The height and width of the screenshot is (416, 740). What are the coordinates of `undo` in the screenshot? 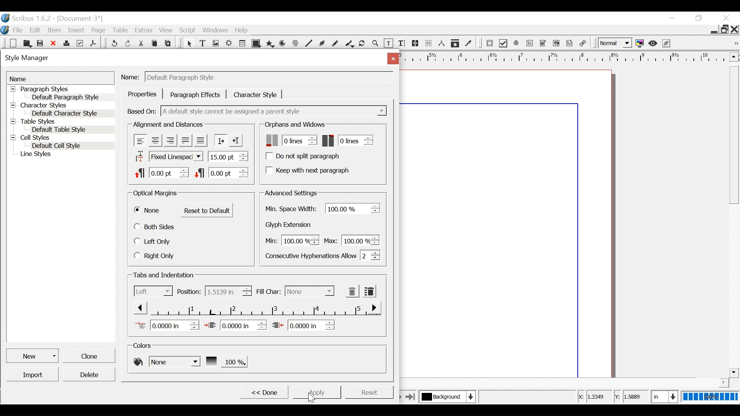 It's located at (114, 42).